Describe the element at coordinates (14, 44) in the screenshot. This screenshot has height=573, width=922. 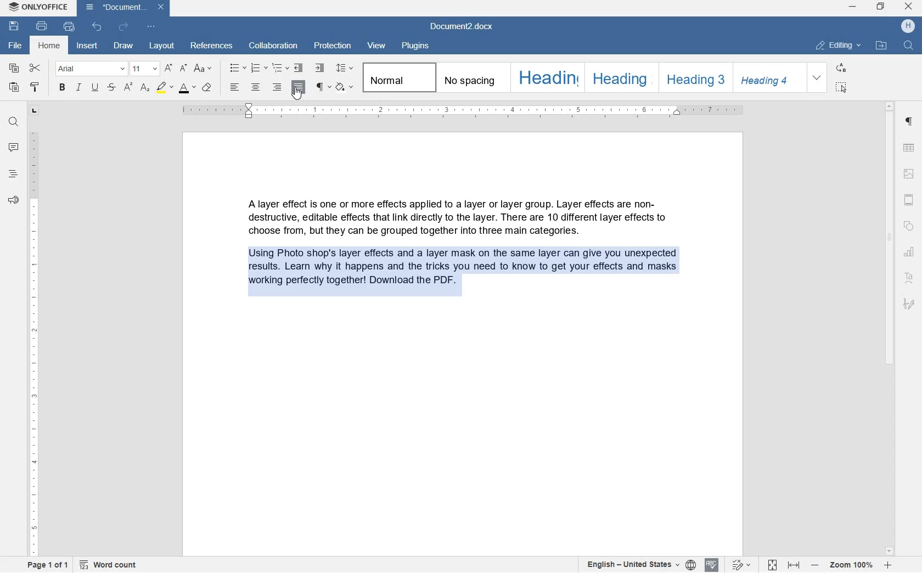
I see `FILE` at that location.